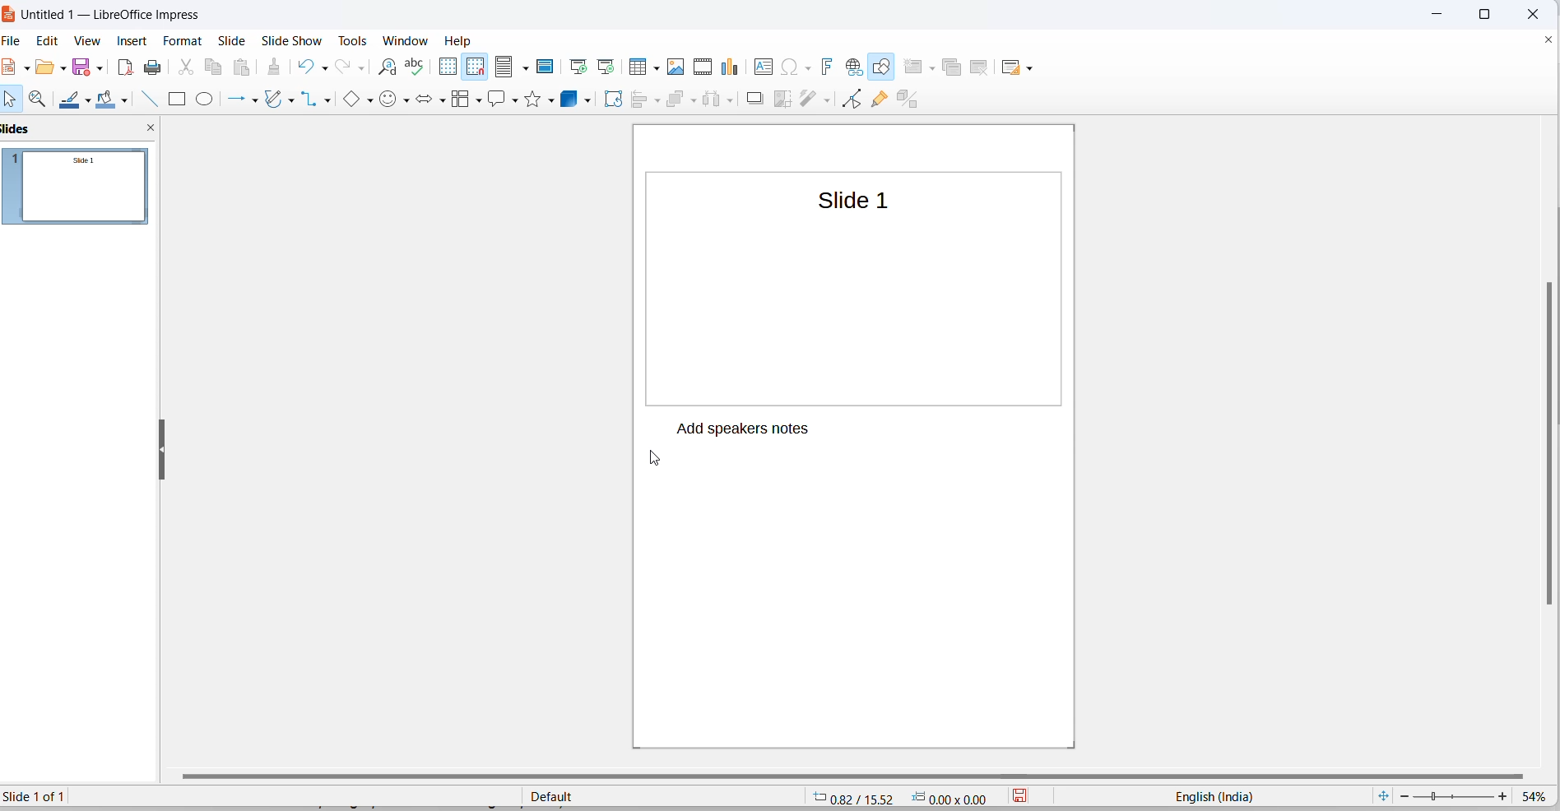 The width and height of the screenshot is (1560, 811). I want to click on fit current slide to windows, so click(1385, 795).